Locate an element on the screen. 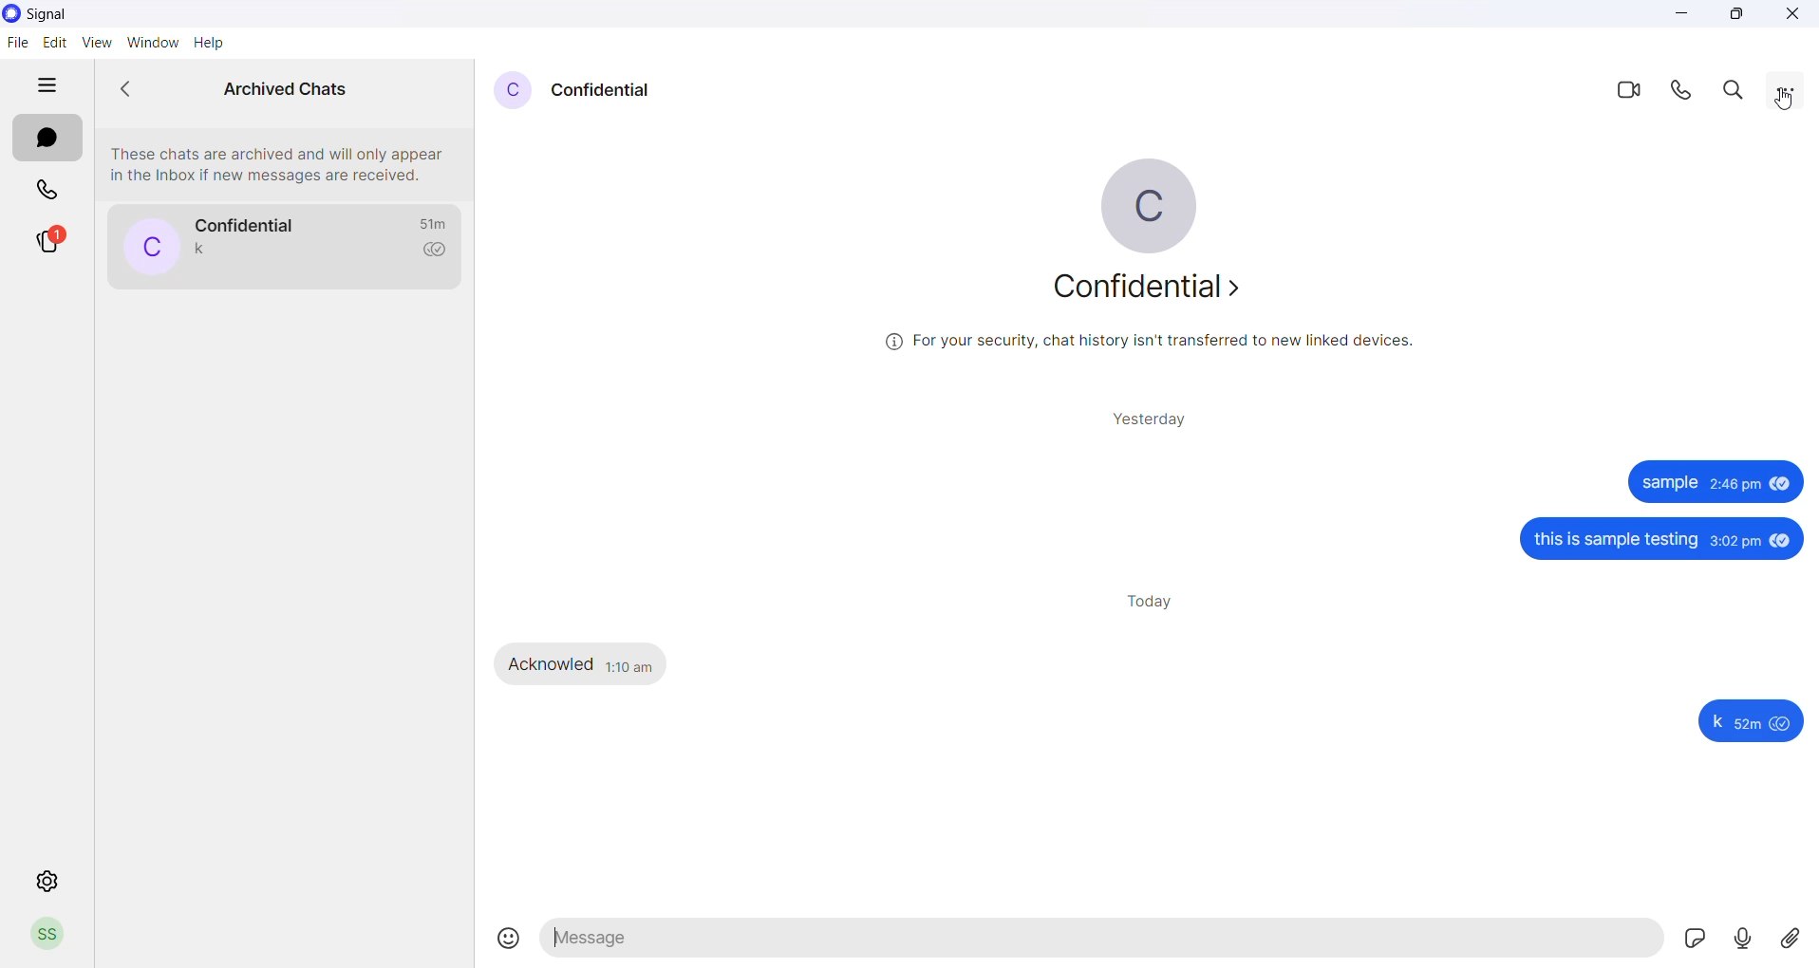  message text area is located at coordinates (1101, 940).